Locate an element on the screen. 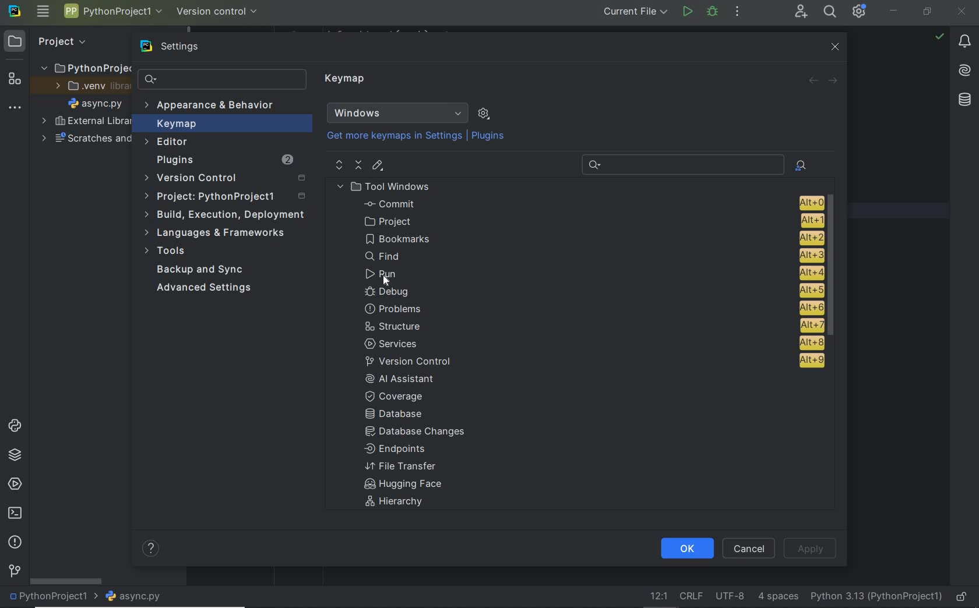  problems is located at coordinates (15, 543).